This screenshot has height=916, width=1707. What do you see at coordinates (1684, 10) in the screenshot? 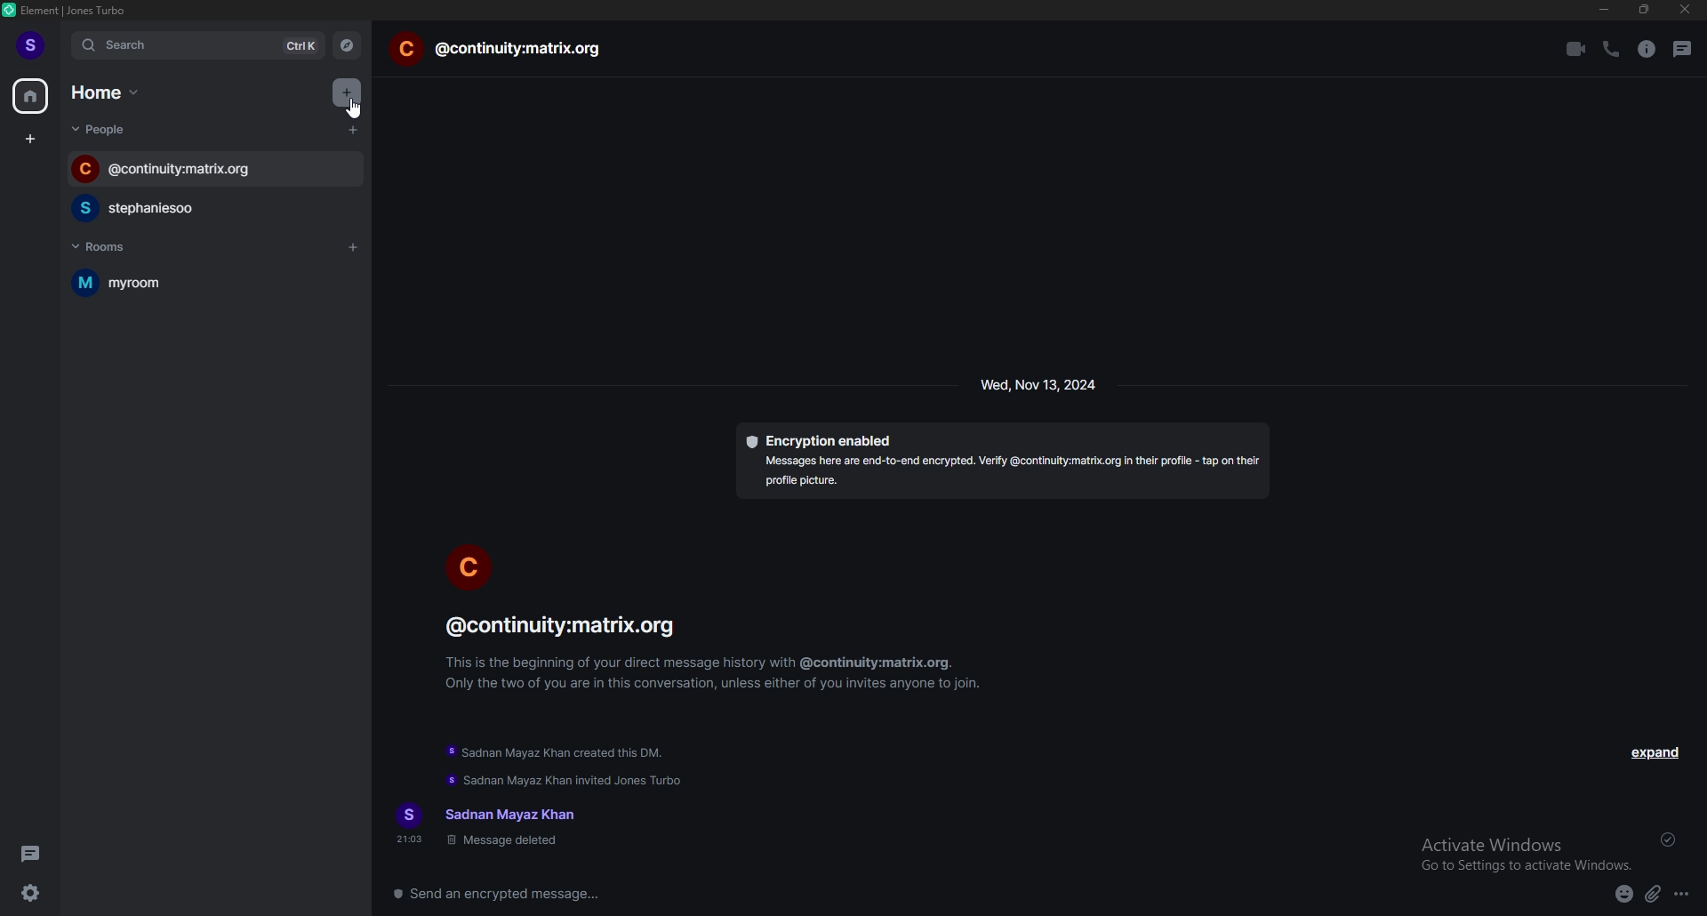
I see `close` at bounding box center [1684, 10].